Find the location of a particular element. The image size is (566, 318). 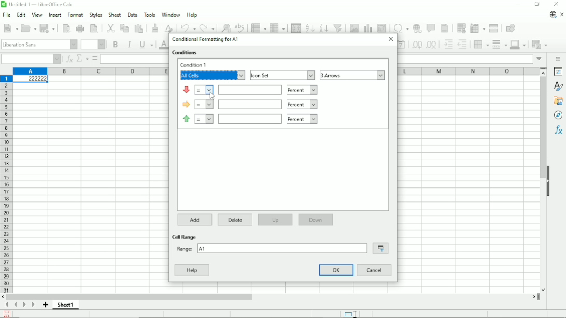

Add is located at coordinates (196, 220).